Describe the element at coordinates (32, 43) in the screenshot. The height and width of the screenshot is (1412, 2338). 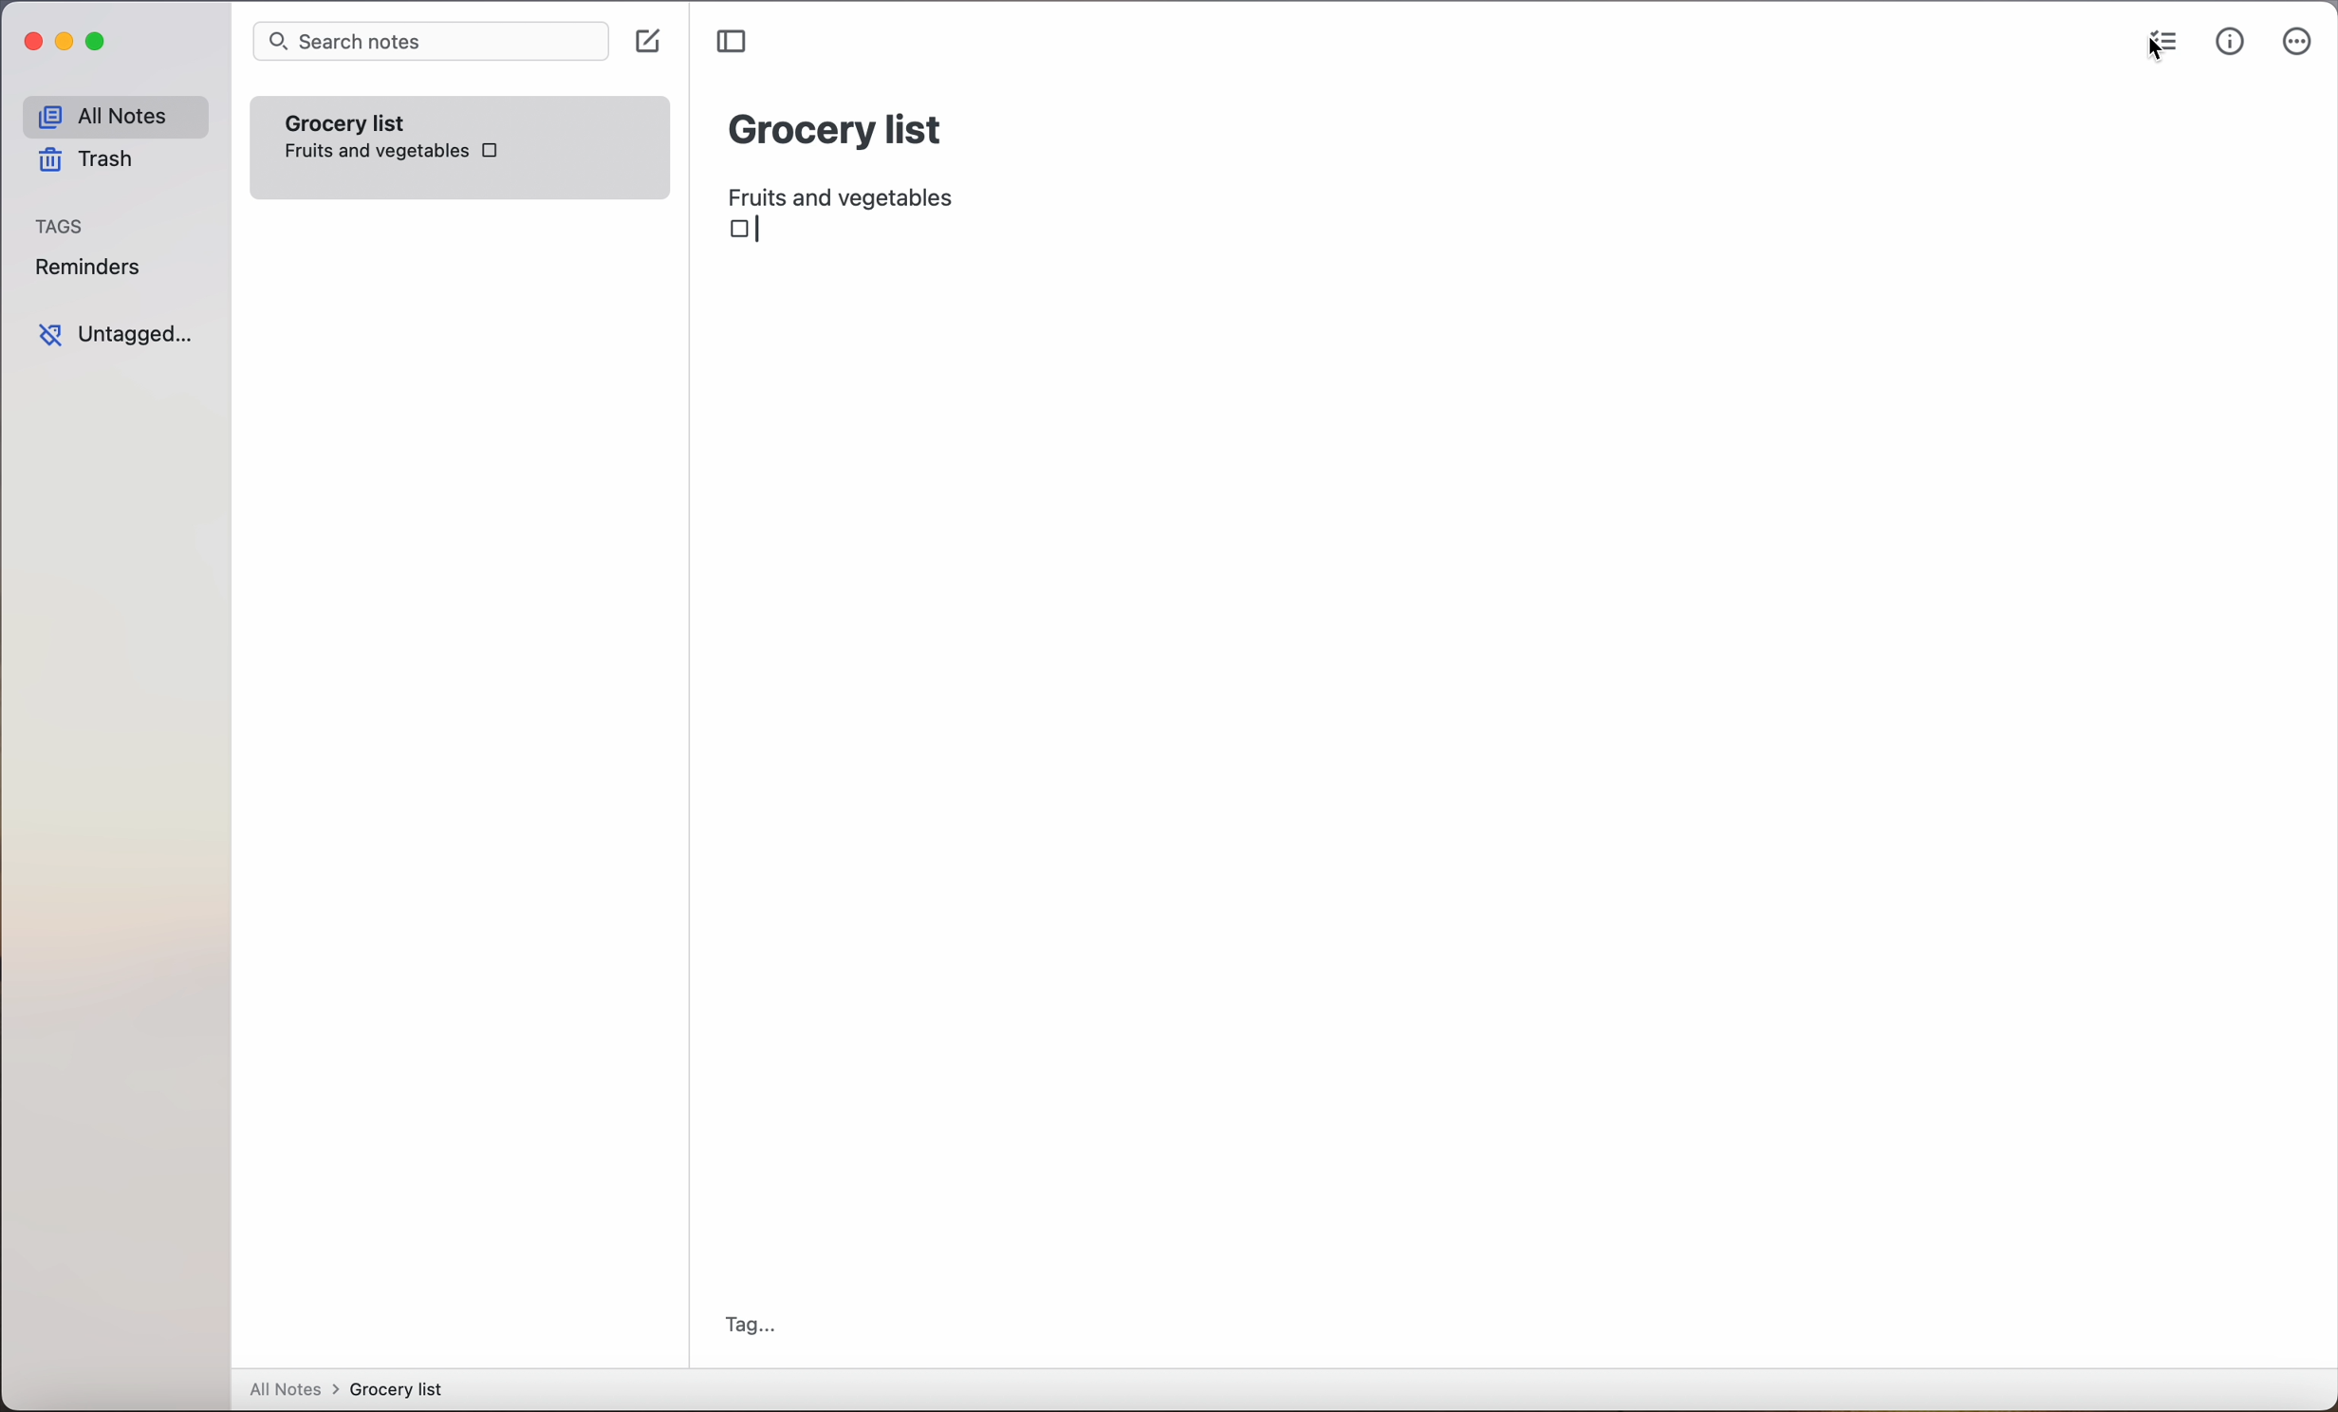
I see `close Simplenote` at that location.